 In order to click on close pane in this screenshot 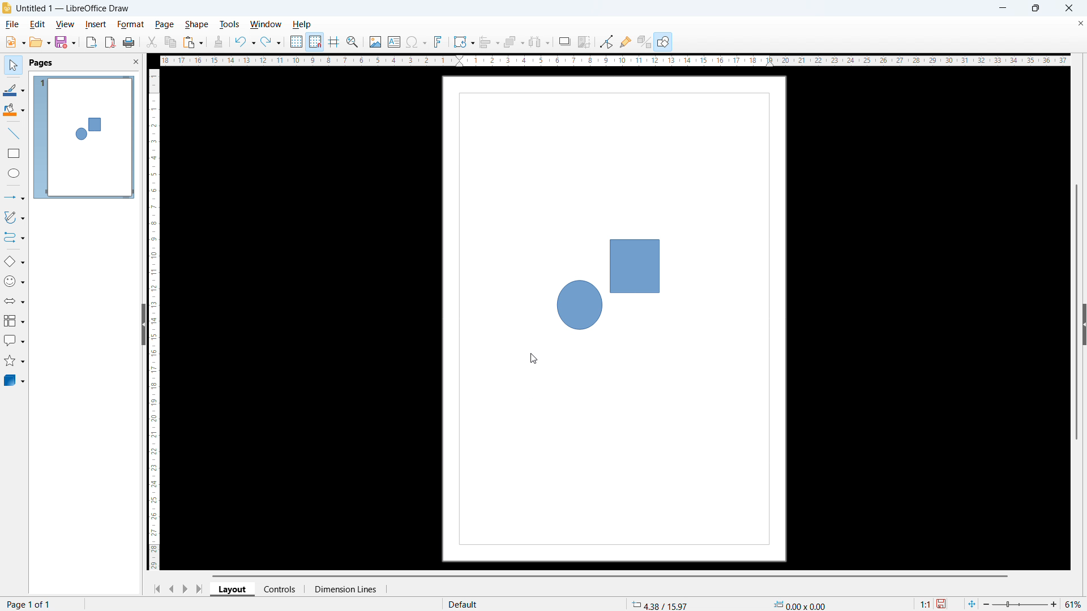, I will do `click(135, 62)`.